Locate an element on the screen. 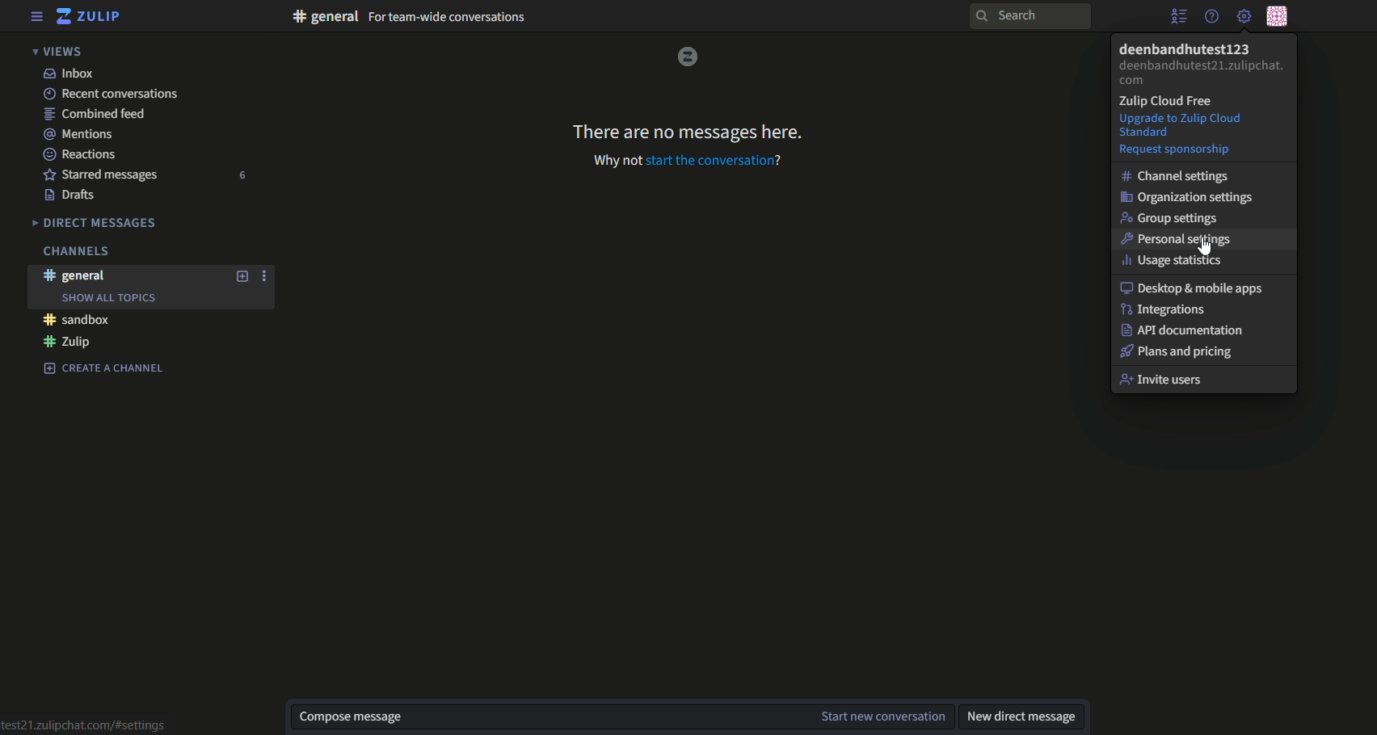 The image size is (1377, 735). #general is located at coordinates (78, 275).